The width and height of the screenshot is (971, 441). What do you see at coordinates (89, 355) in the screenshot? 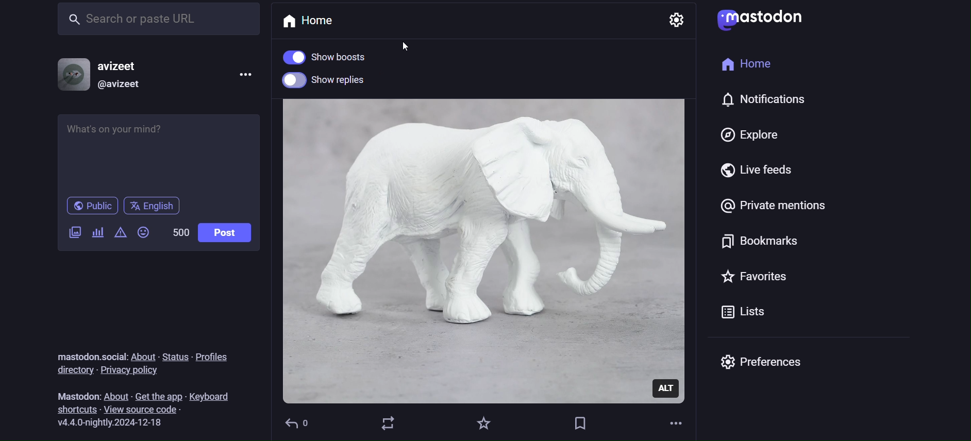
I see `text` at bounding box center [89, 355].